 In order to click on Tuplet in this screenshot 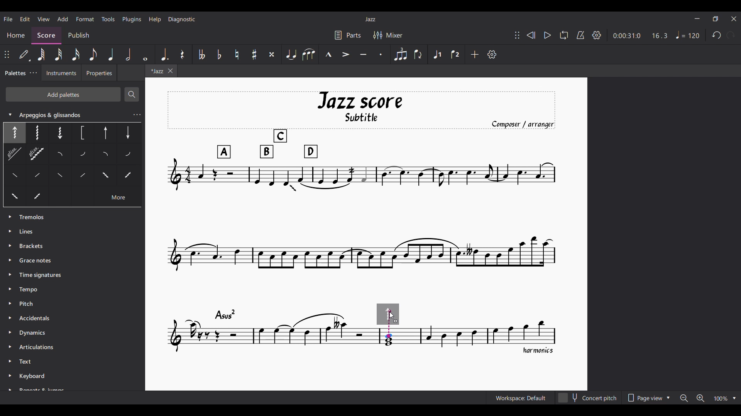, I will do `click(400, 54)`.